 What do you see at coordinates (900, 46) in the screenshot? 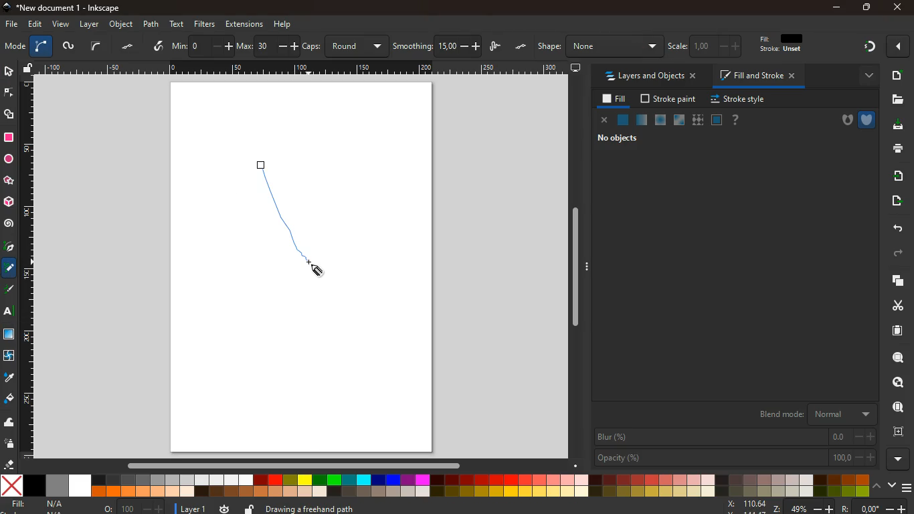
I see `more` at bounding box center [900, 46].